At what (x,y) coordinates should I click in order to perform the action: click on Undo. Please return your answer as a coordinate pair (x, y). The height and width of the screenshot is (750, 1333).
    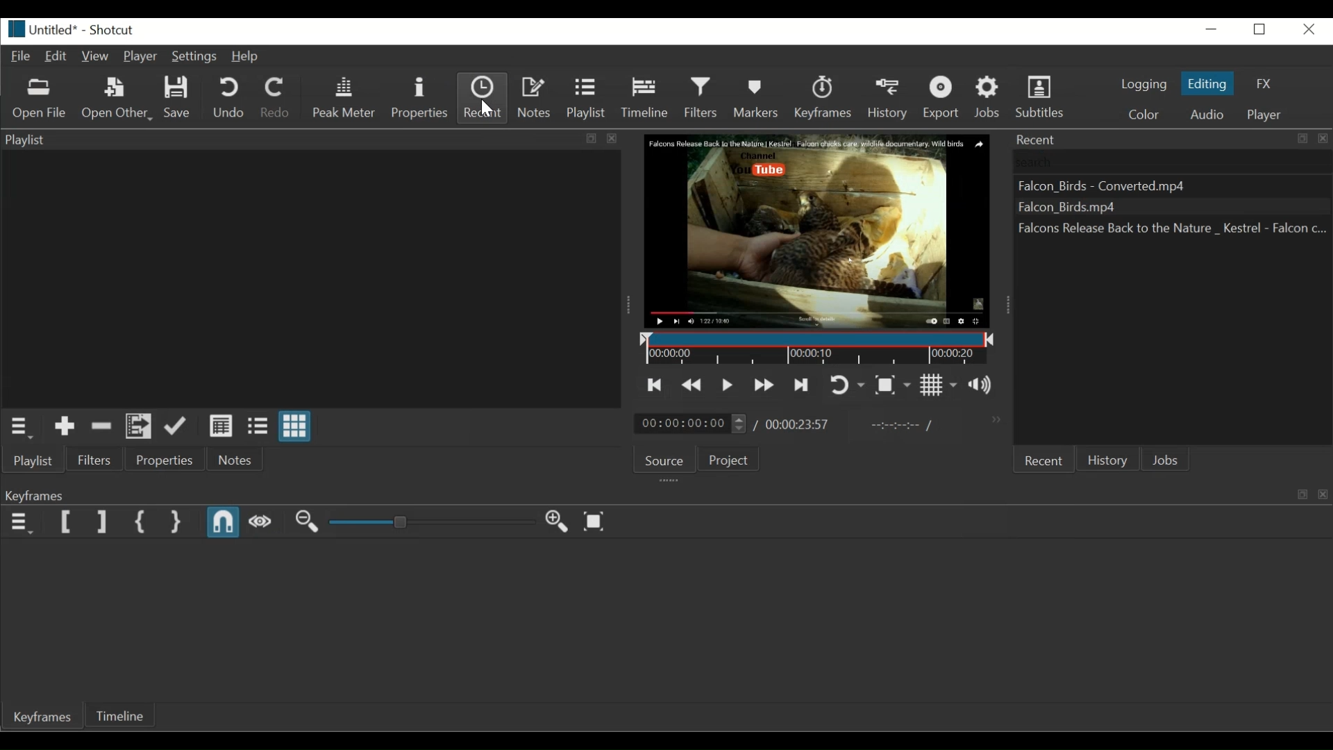
    Looking at the image, I should click on (228, 99).